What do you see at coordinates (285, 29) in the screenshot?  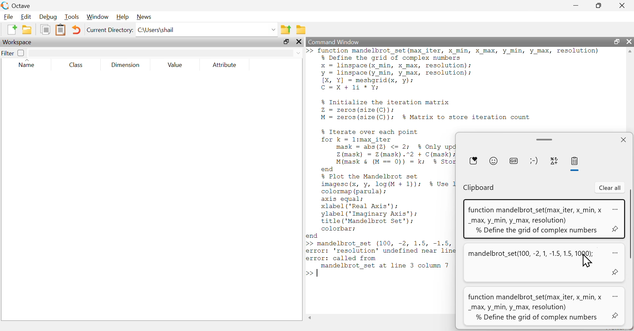 I see `one directory up` at bounding box center [285, 29].